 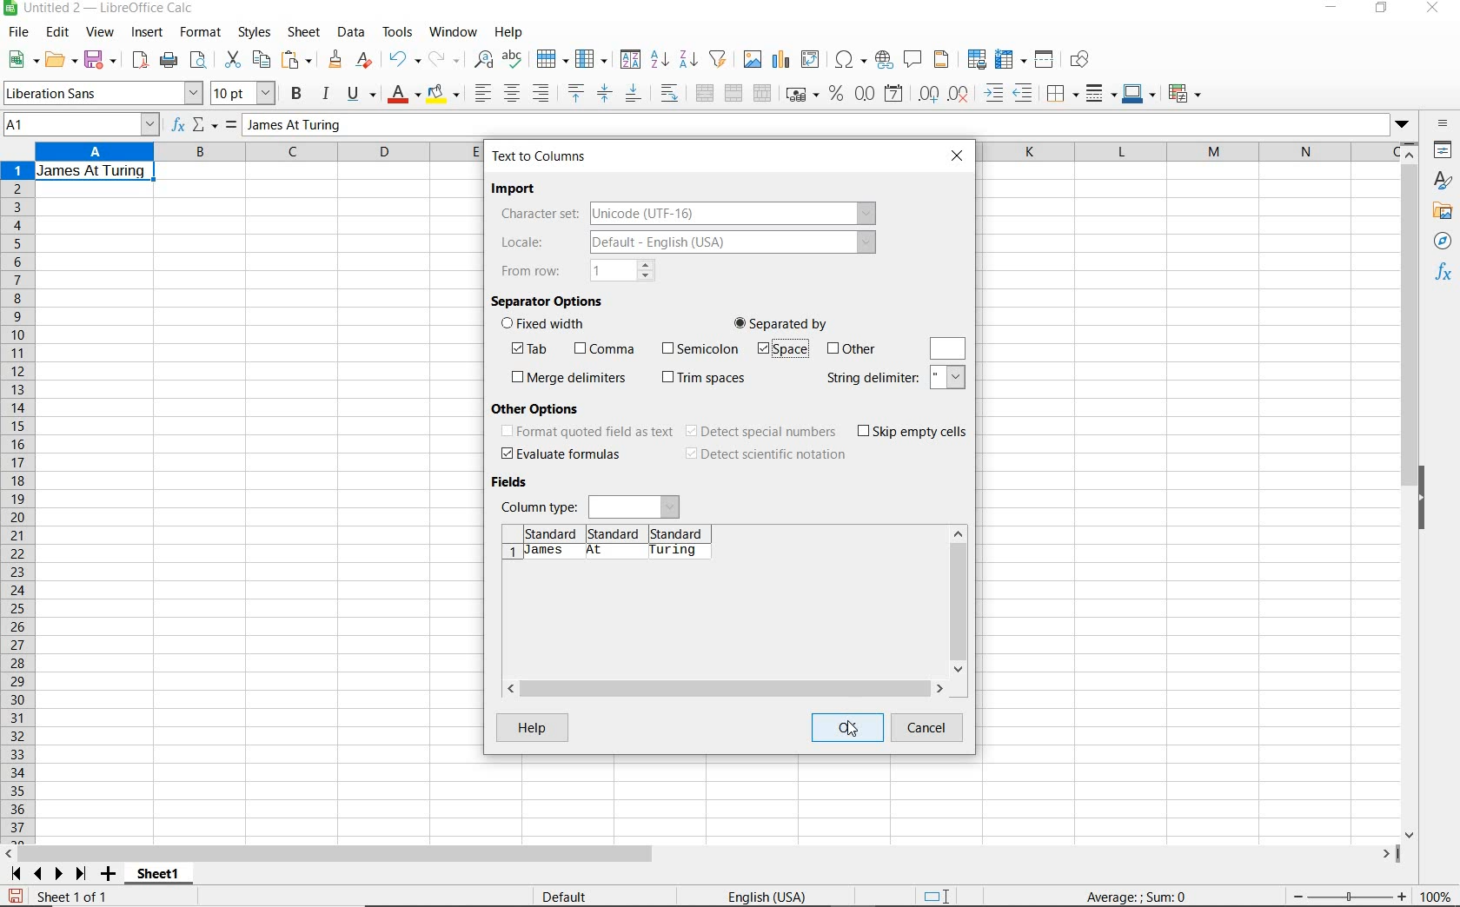 What do you see at coordinates (617, 531) in the screenshot?
I see `standard` at bounding box center [617, 531].